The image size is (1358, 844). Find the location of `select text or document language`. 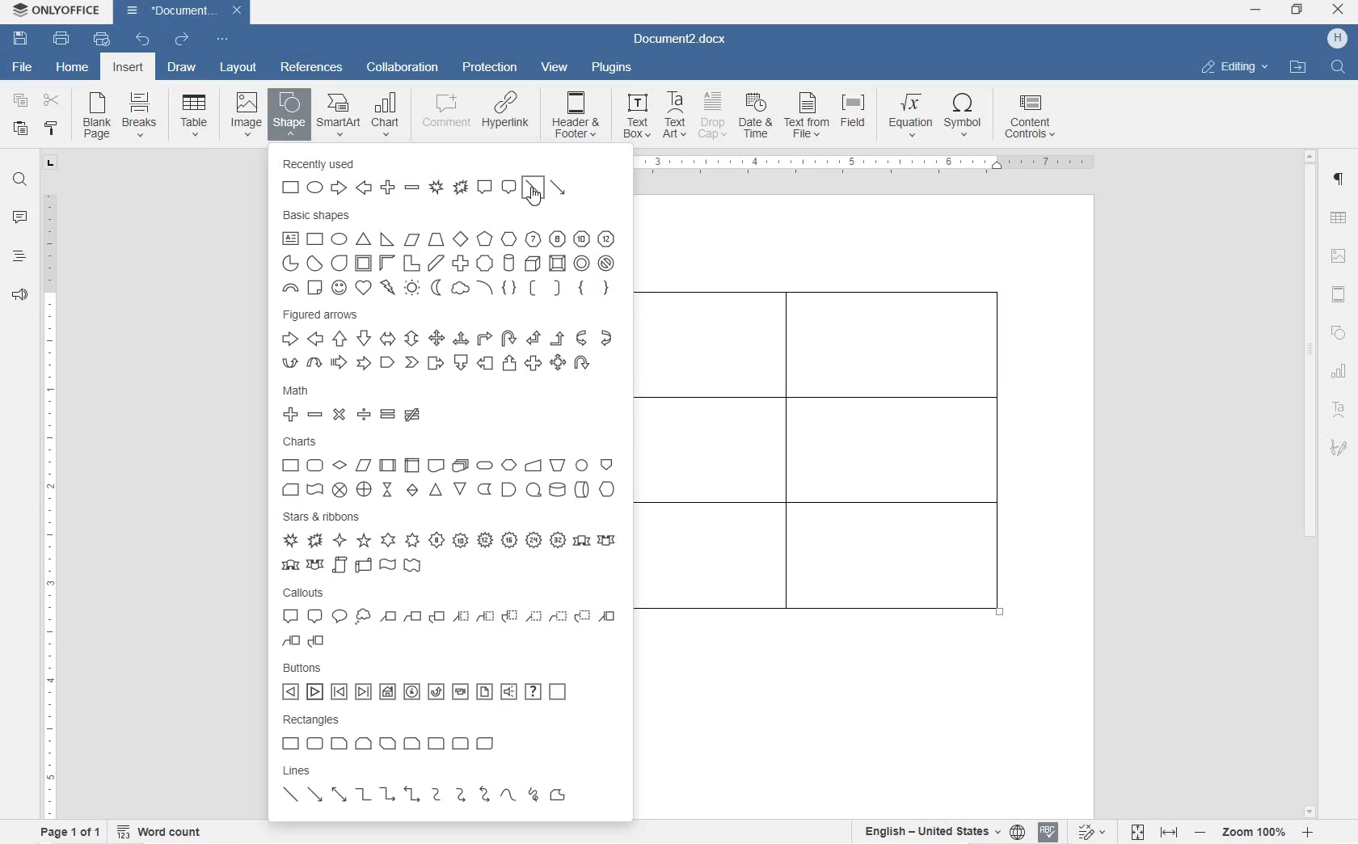

select text or document language is located at coordinates (942, 833).